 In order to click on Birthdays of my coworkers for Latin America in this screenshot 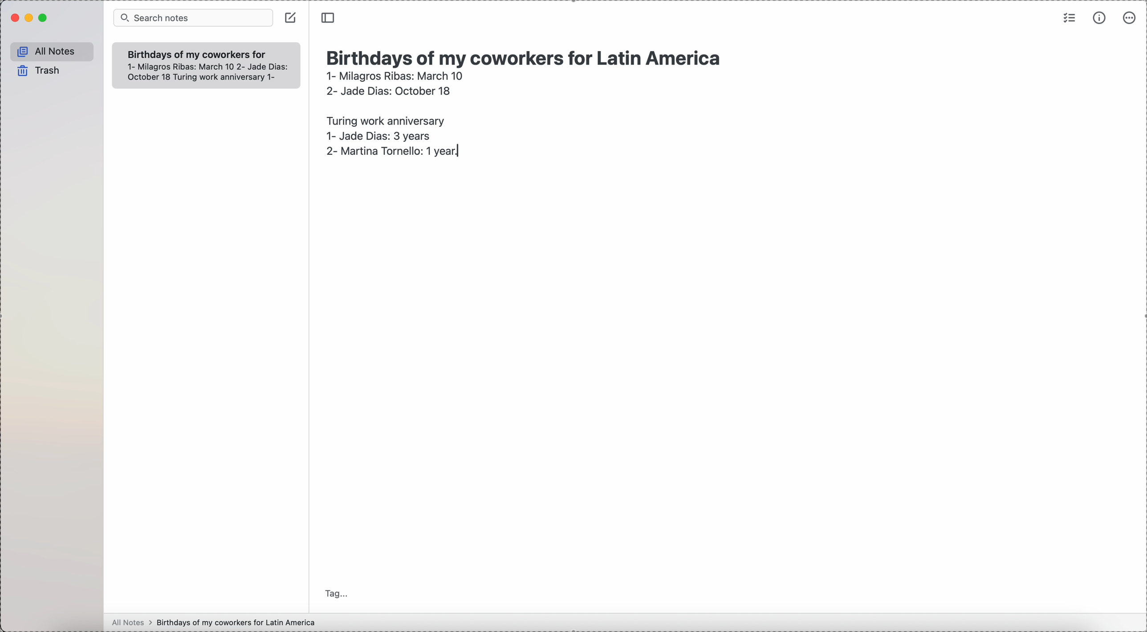, I will do `click(196, 53)`.